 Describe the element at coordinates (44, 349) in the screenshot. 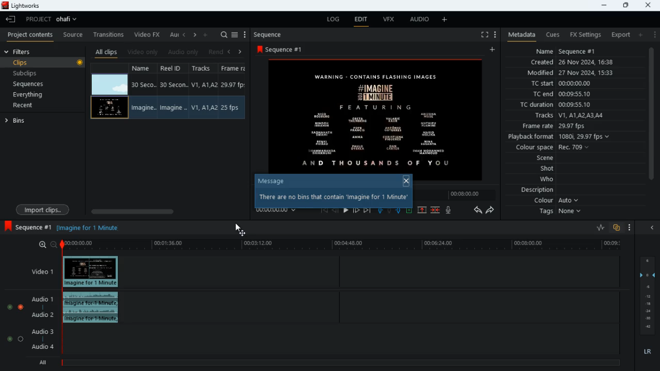

I see `audio 4` at that location.